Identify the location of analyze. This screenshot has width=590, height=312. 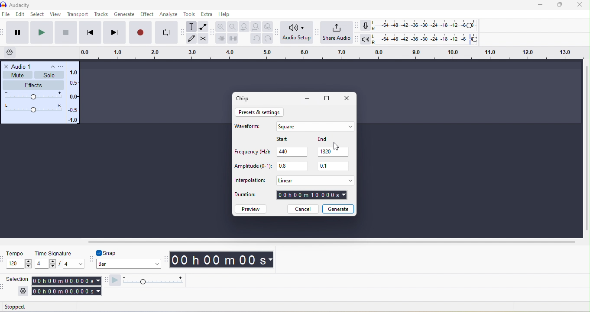
(170, 14).